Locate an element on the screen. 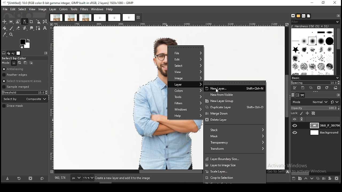 The height and width of the screenshot is (192, 342). layer to image size is located at coordinates (234, 165).